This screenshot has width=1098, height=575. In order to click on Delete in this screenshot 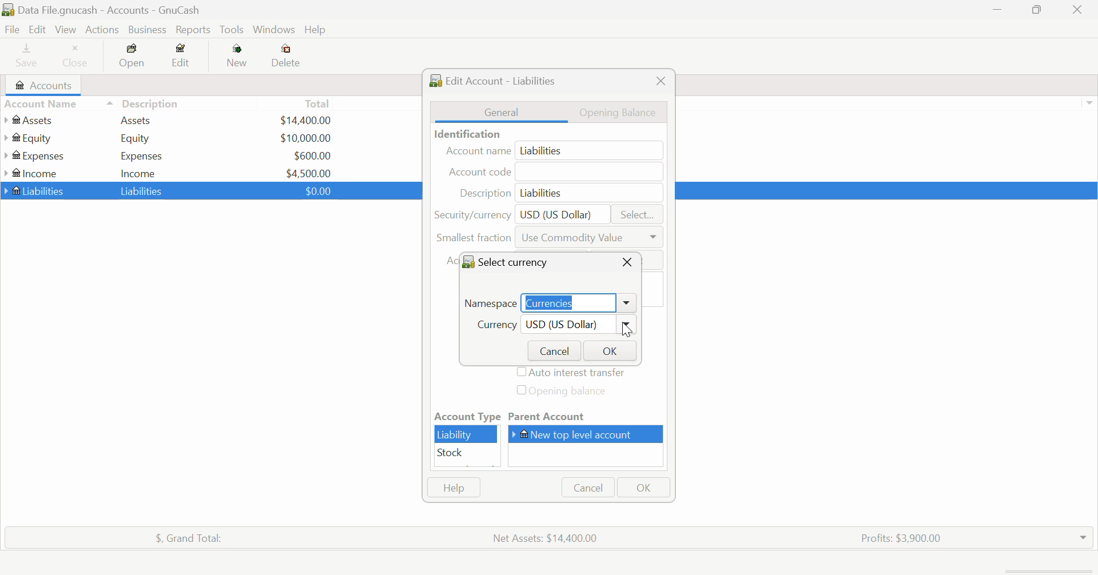, I will do `click(286, 56)`.